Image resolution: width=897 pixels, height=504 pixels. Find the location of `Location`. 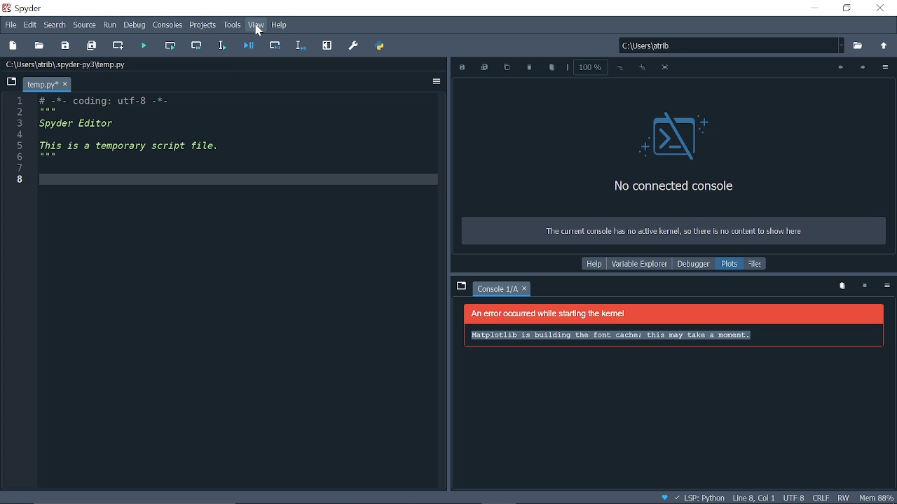

Location is located at coordinates (74, 64).